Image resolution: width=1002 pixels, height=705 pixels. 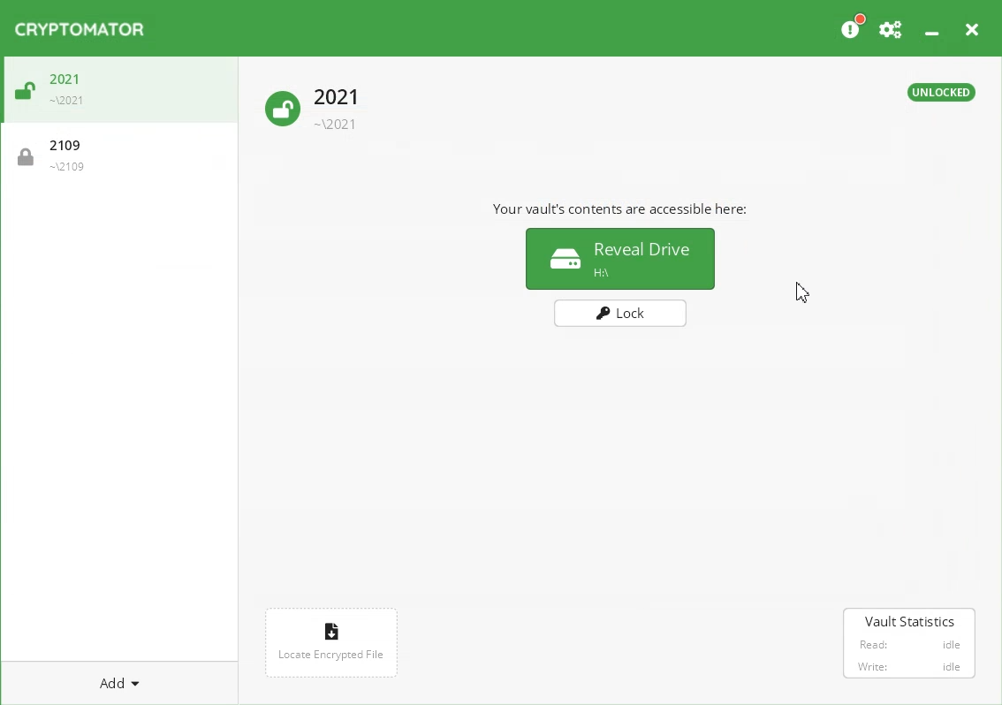 What do you see at coordinates (620, 258) in the screenshot?
I see `Reveal Drive` at bounding box center [620, 258].